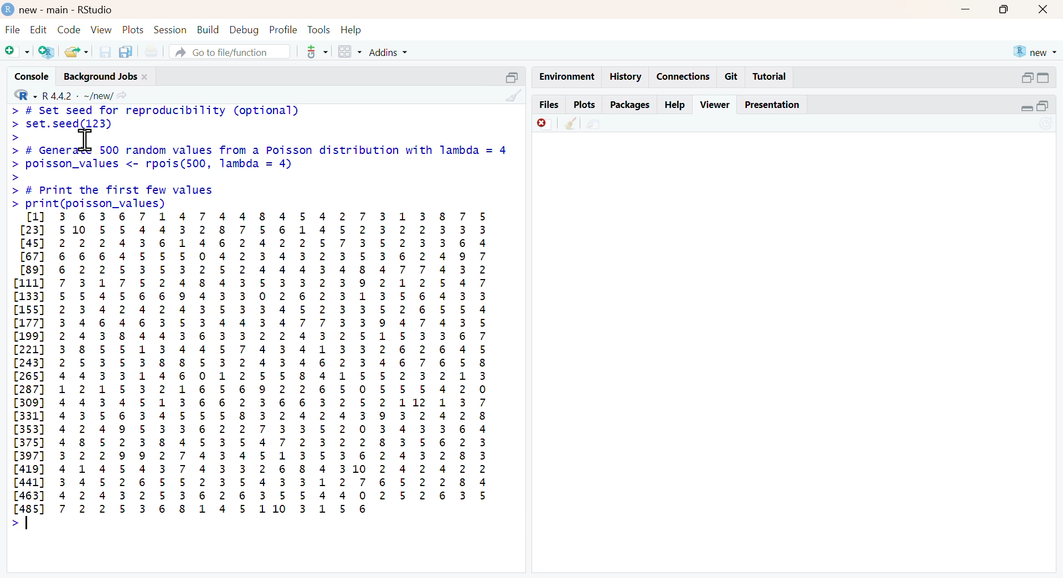 This screenshot has width=1063, height=578. What do you see at coordinates (123, 95) in the screenshot?
I see `Share icon` at bounding box center [123, 95].